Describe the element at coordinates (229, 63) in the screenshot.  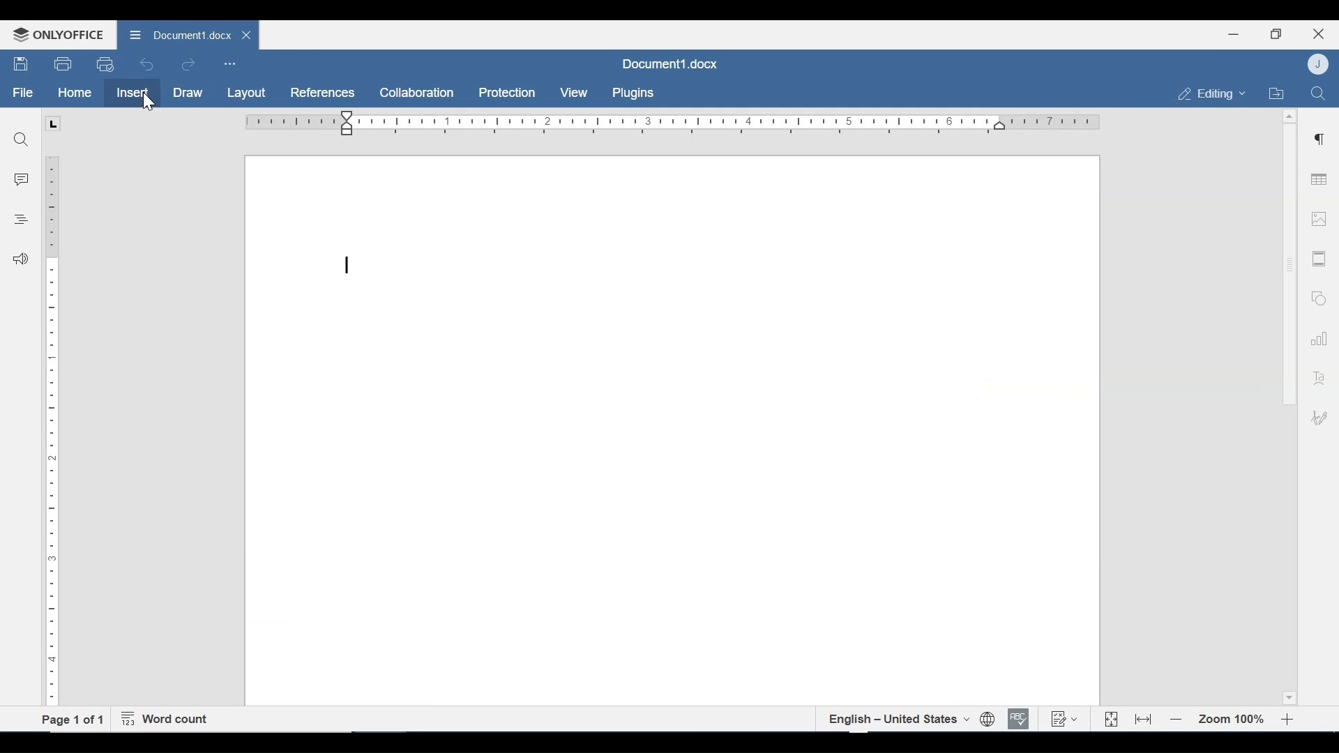
I see `Customize Quick Access Toolbar` at that location.